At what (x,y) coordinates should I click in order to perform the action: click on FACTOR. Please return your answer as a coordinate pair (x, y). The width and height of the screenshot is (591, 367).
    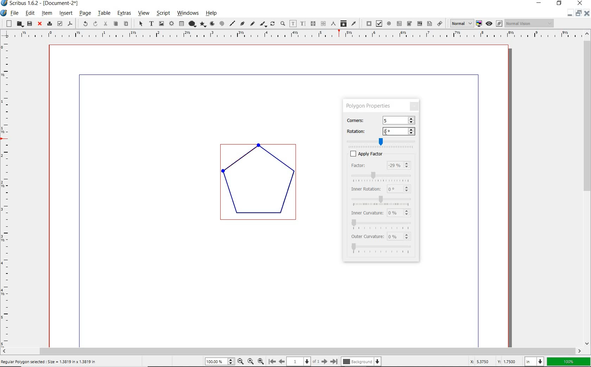
    Looking at the image, I should click on (366, 166).